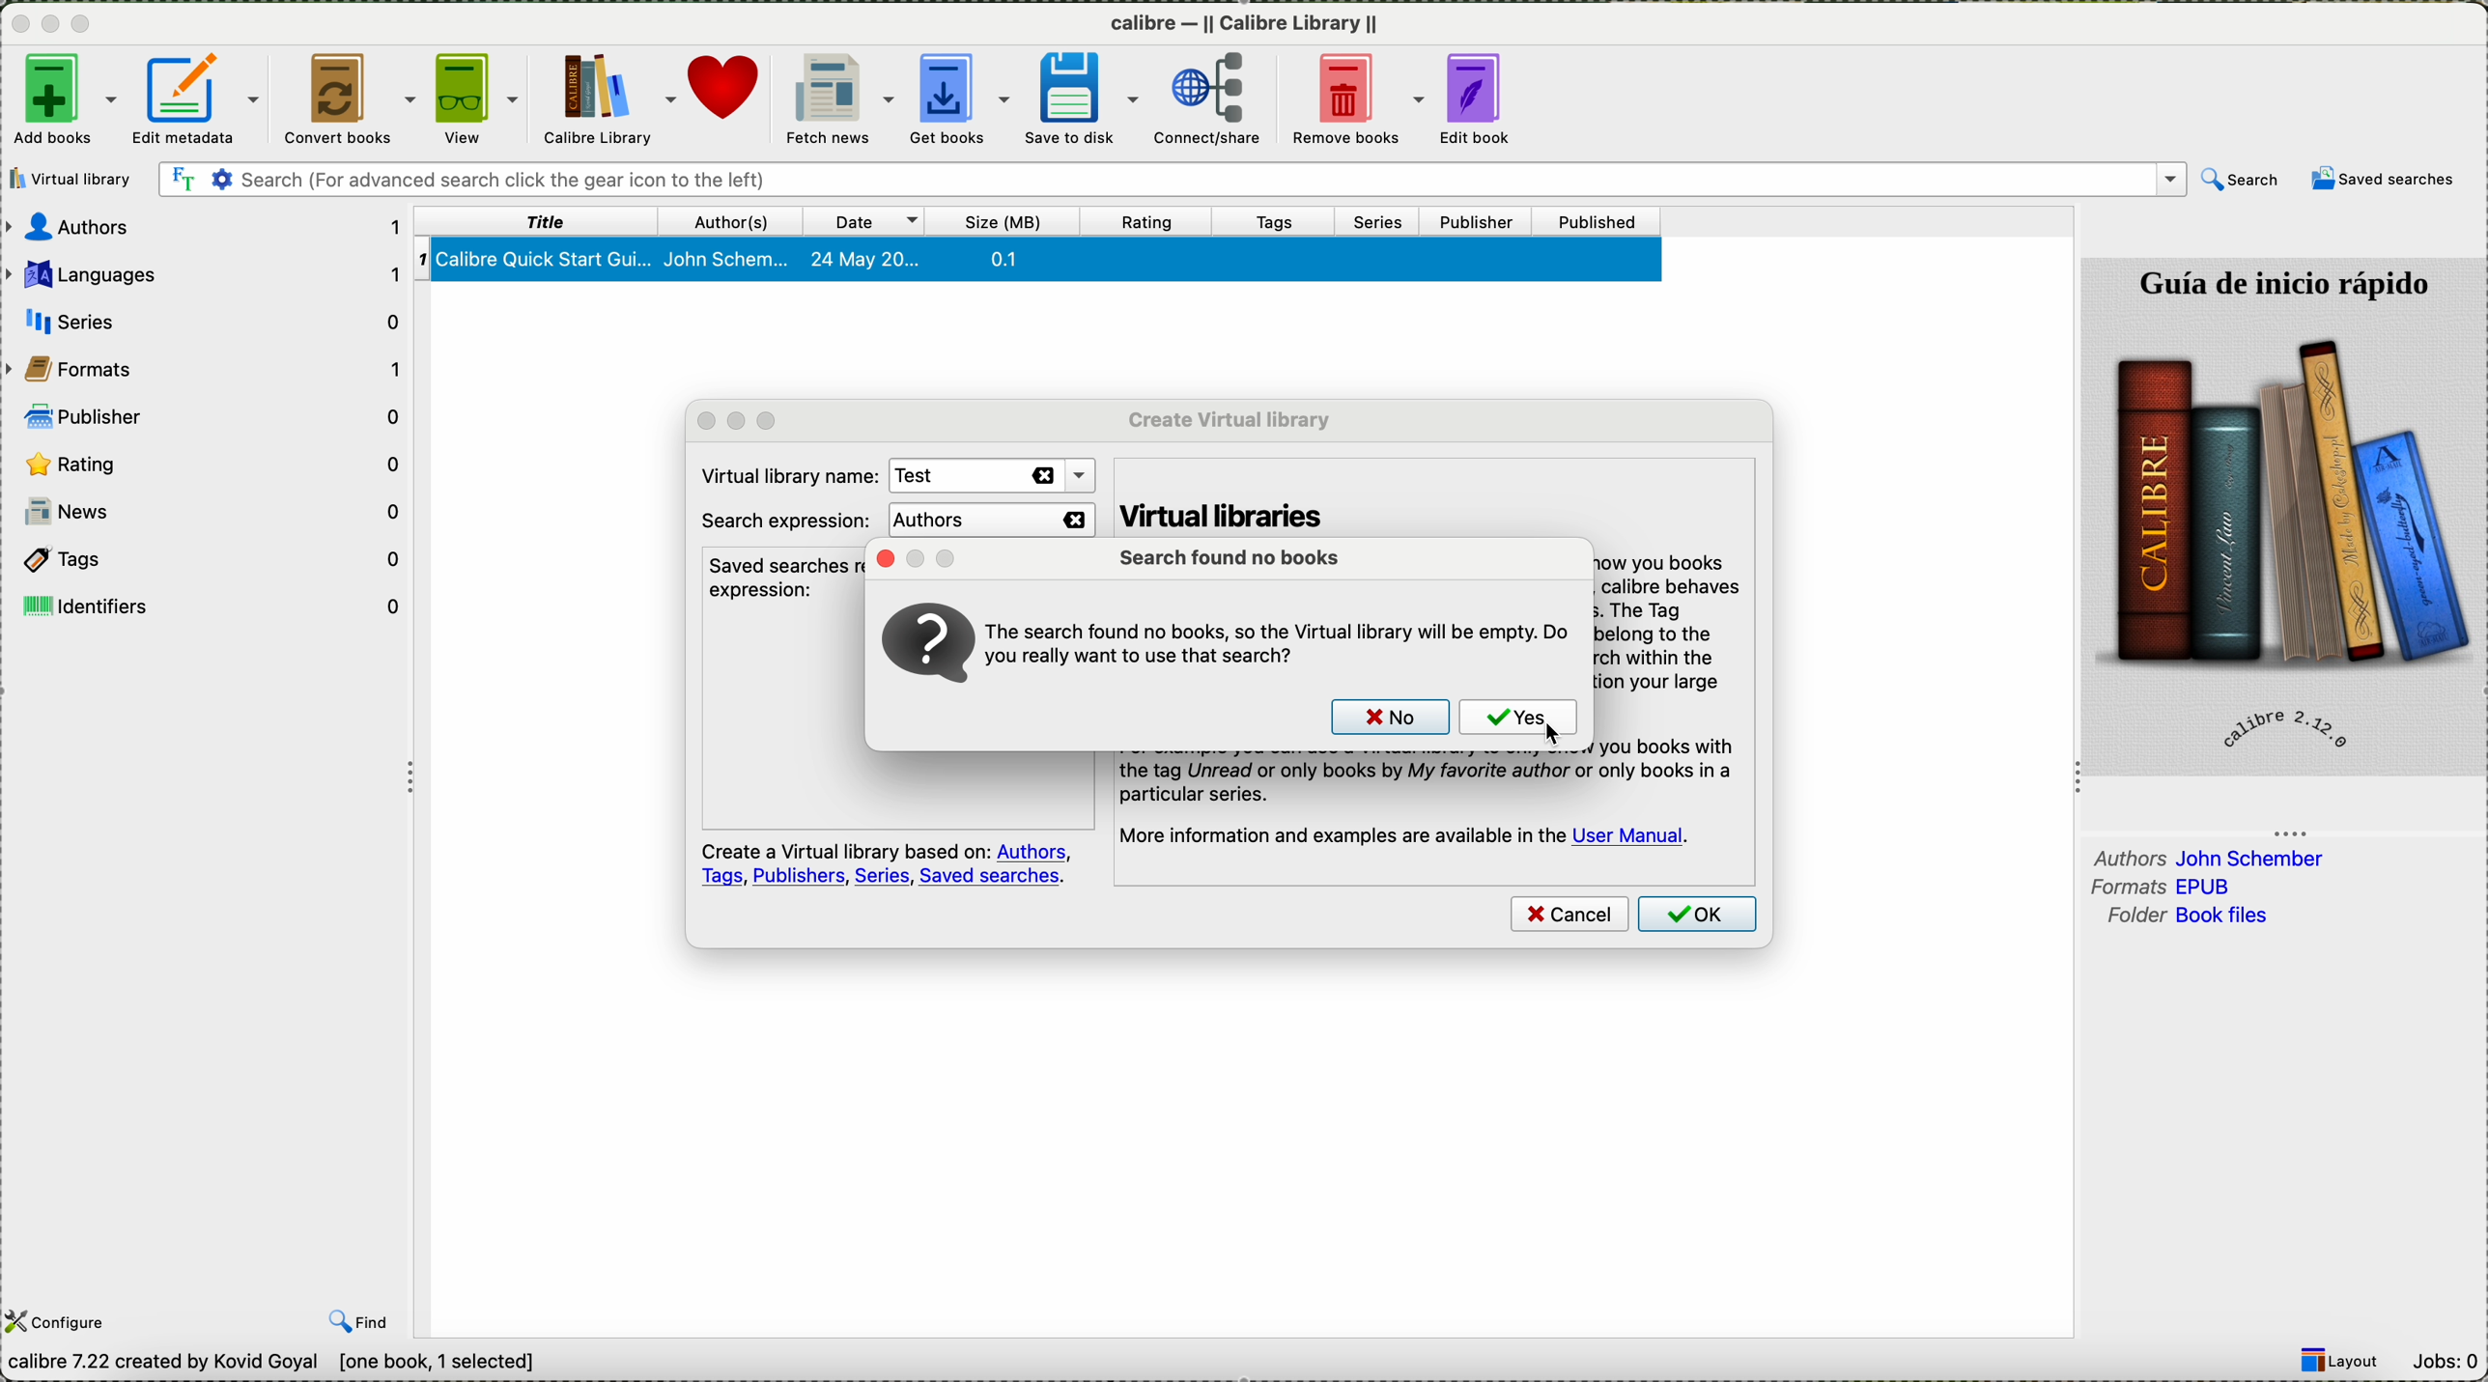 This screenshot has width=2488, height=1382. What do you see at coordinates (1392, 718) in the screenshot?
I see `no button` at bounding box center [1392, 718].